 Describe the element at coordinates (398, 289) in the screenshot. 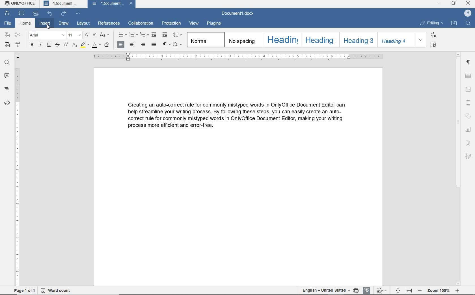

I see `Fit to page` at that location.